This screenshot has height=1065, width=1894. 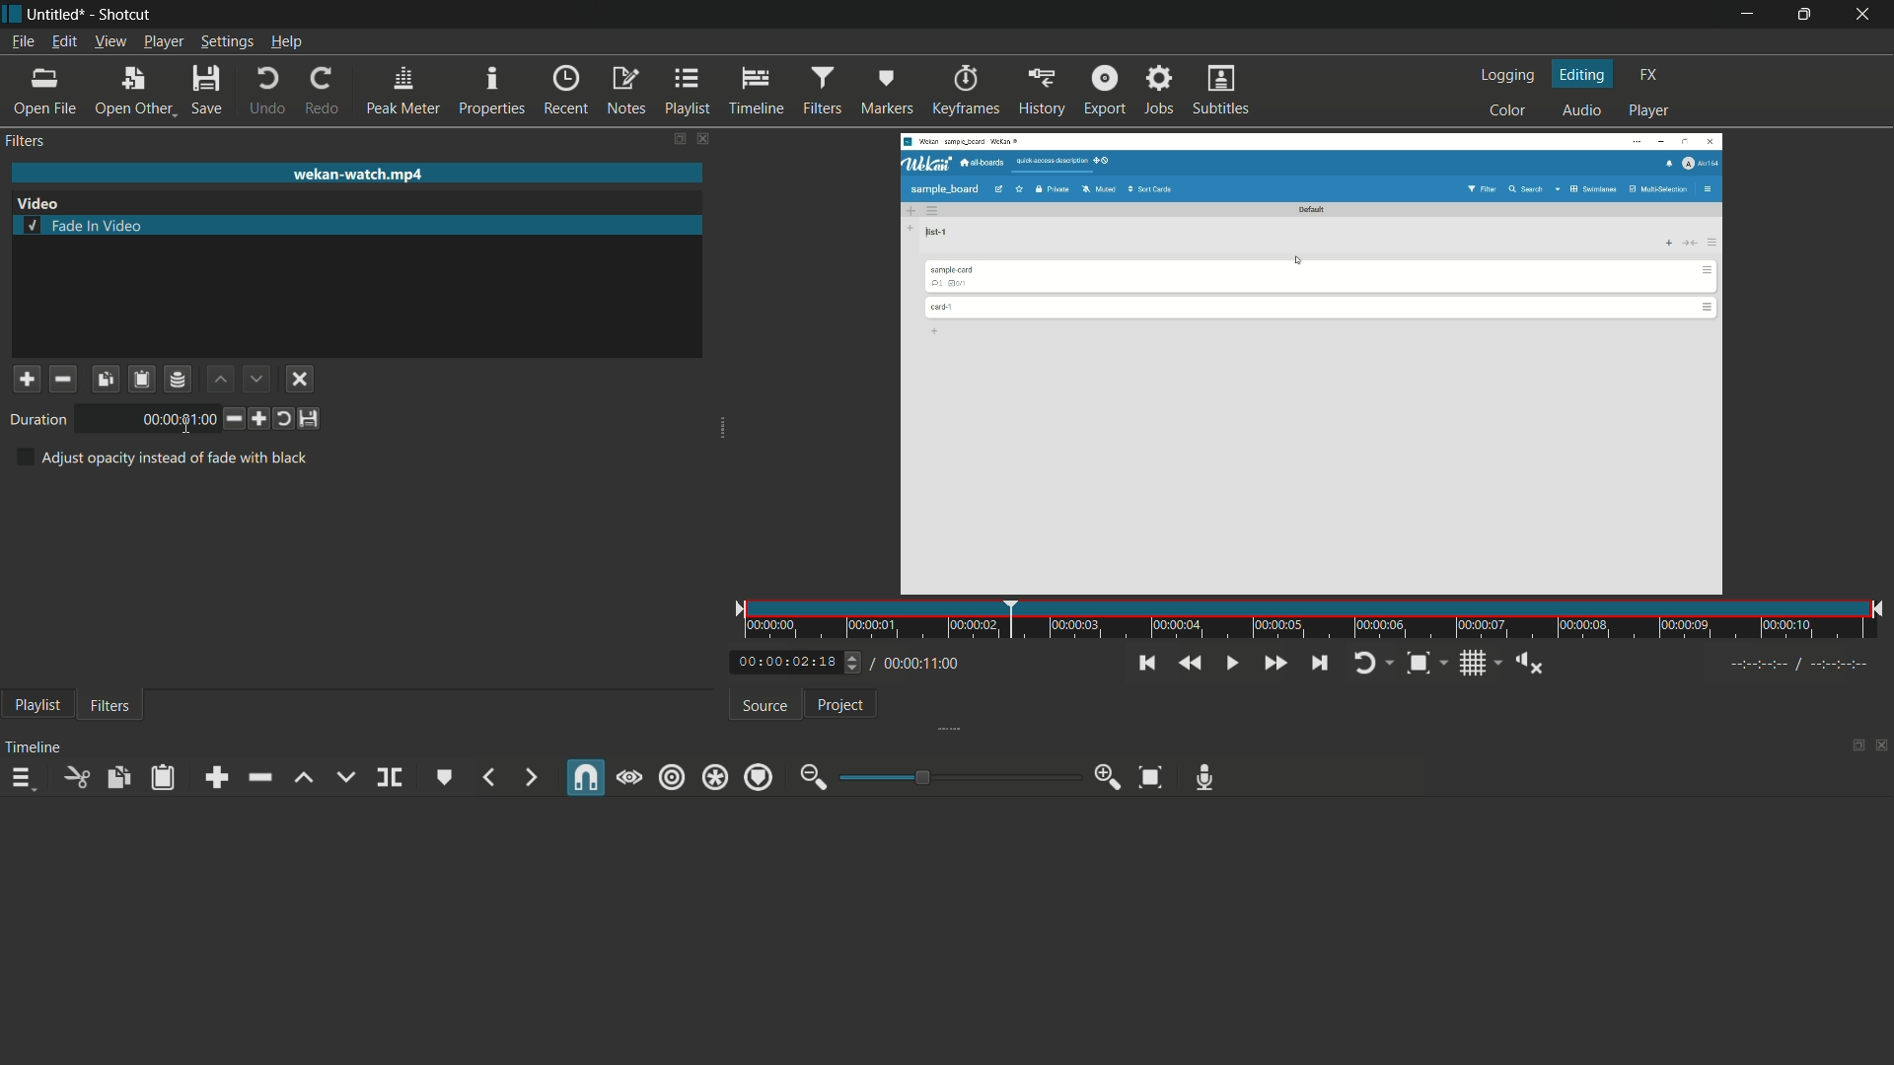 I want to click on skip to the previous point, so click(x=1149, y=664).